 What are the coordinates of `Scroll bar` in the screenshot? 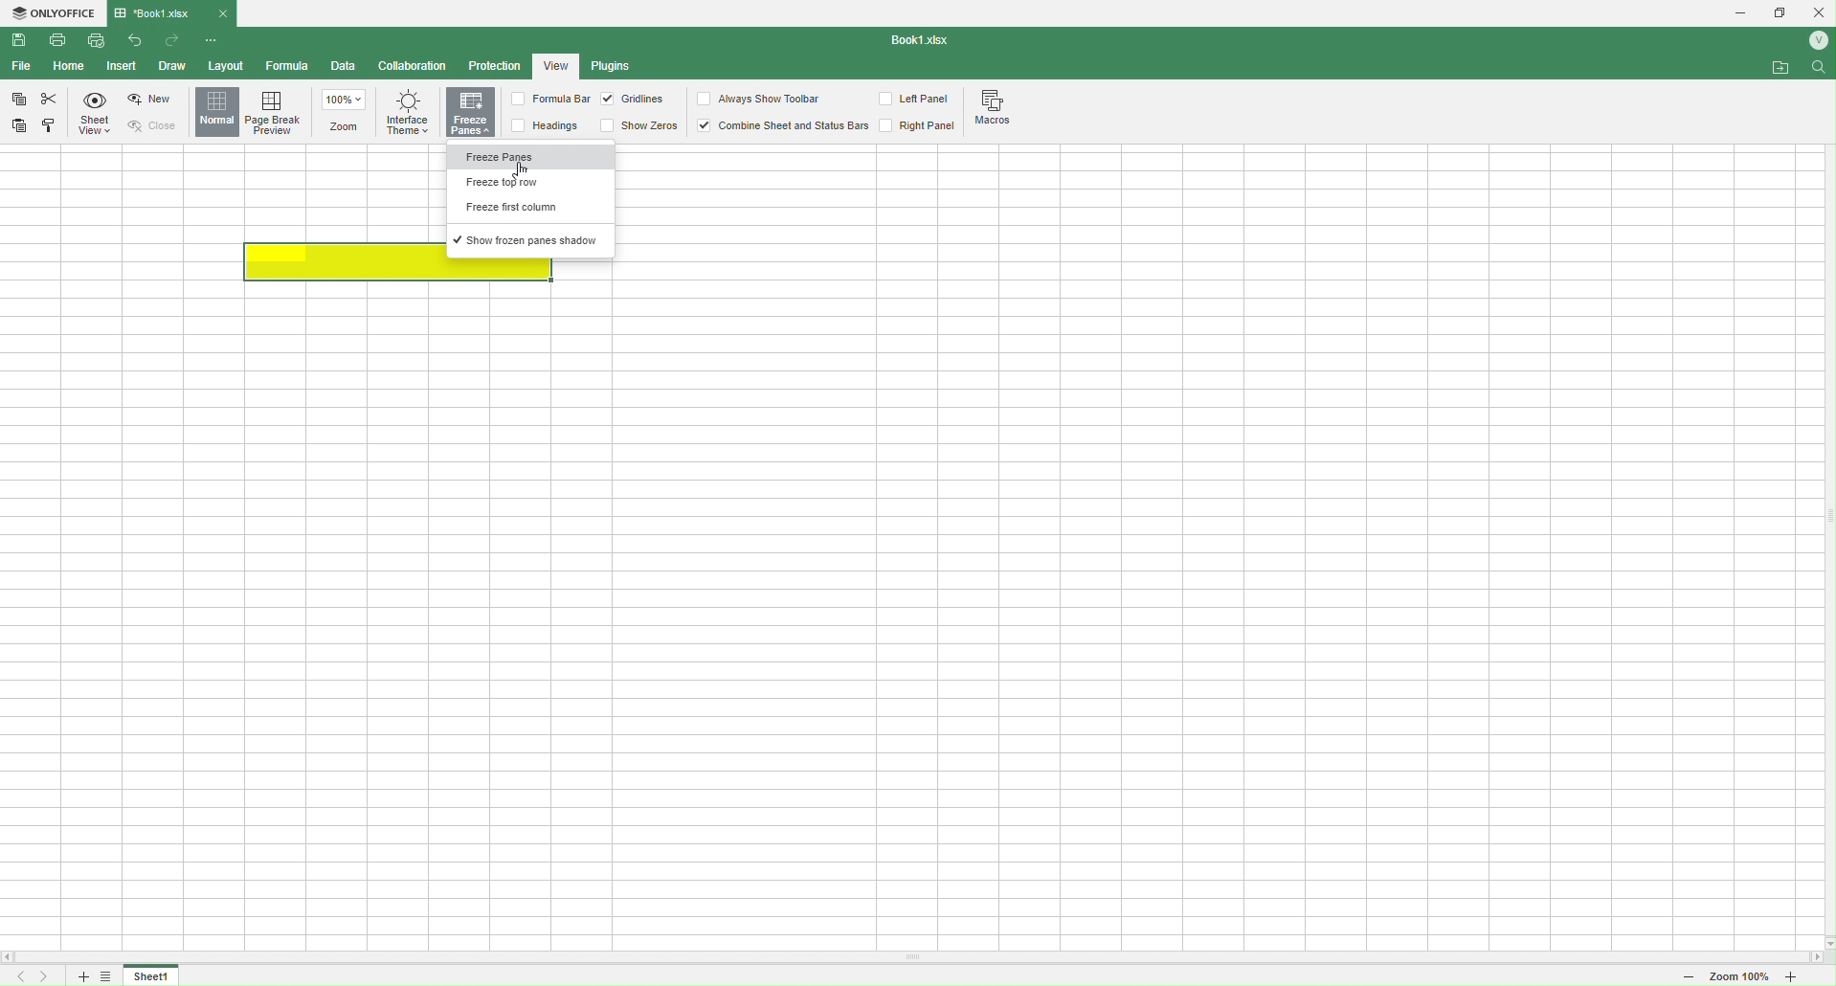 It's located at (1824, 516).